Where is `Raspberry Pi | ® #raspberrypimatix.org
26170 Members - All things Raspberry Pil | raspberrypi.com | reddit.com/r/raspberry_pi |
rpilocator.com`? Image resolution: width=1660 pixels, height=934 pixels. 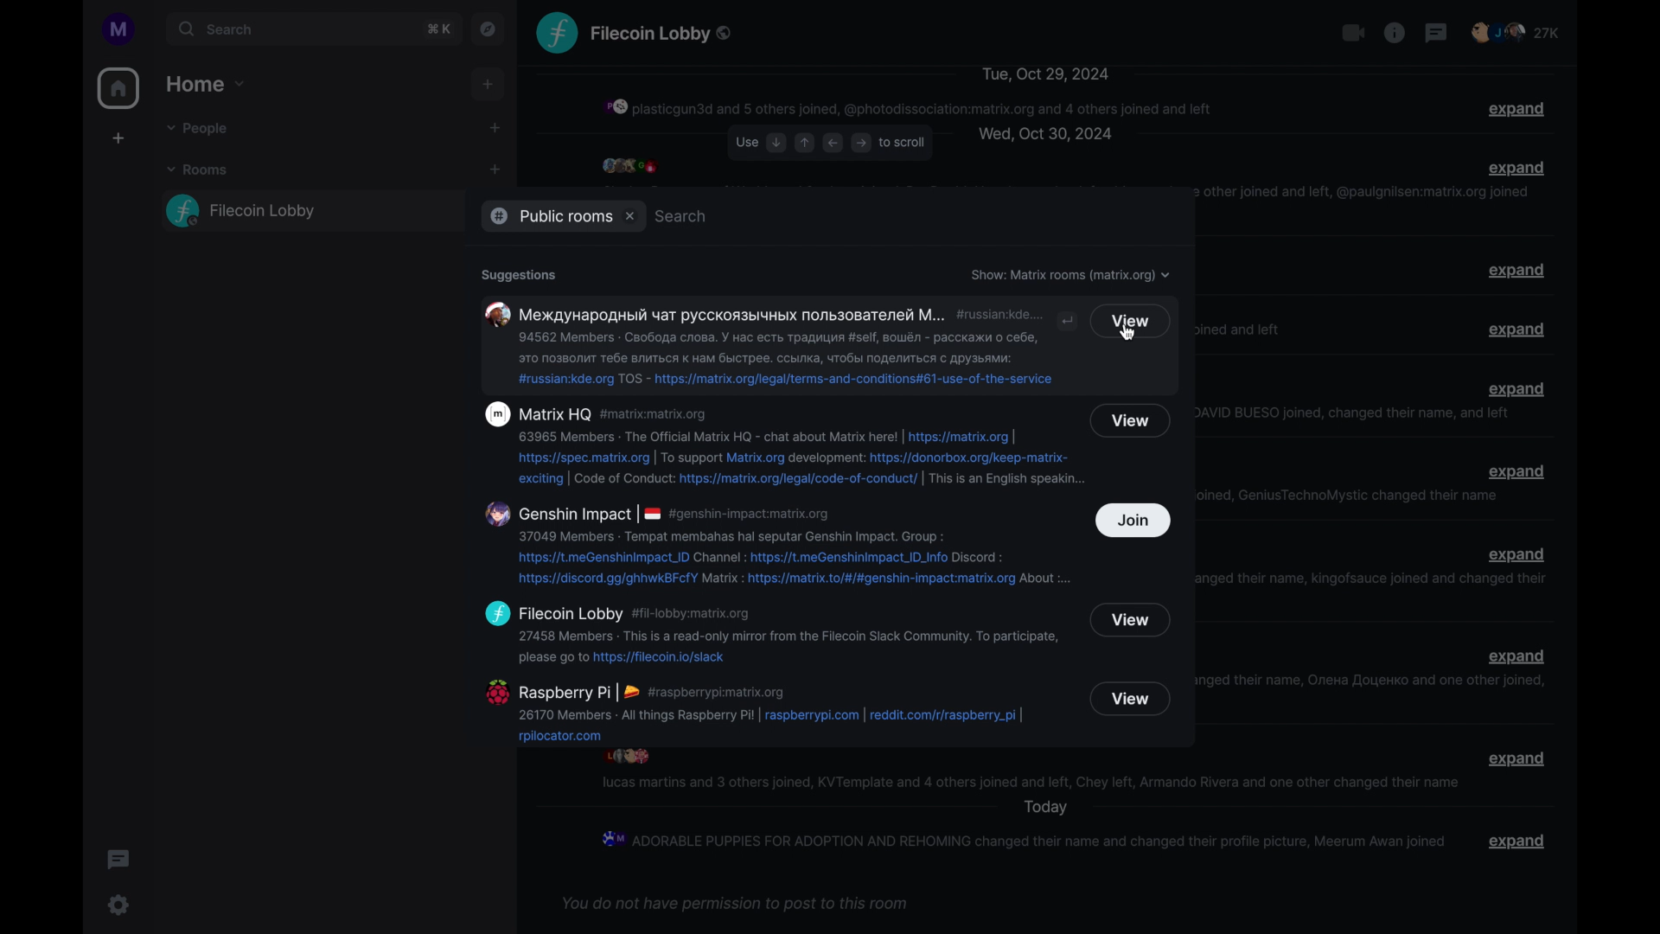 Raspberry Pi | ® #raspberrypimatix.org
26170 Members - All things Raspberry Pil | raspberrypi.com | reddit.com/r/raspberry_pi |
rpilocator.com is located at coordinates (769, 711).